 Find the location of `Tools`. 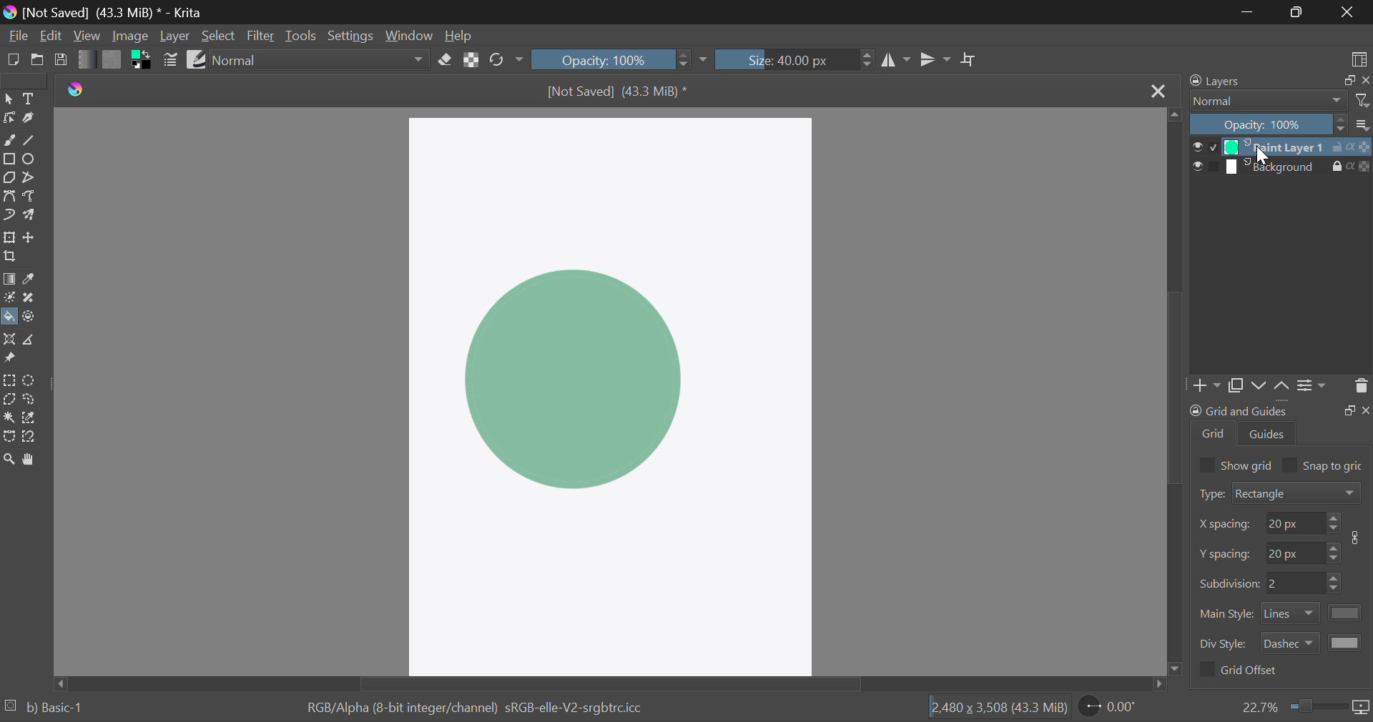

Tools is located at coordinates (301, 35).